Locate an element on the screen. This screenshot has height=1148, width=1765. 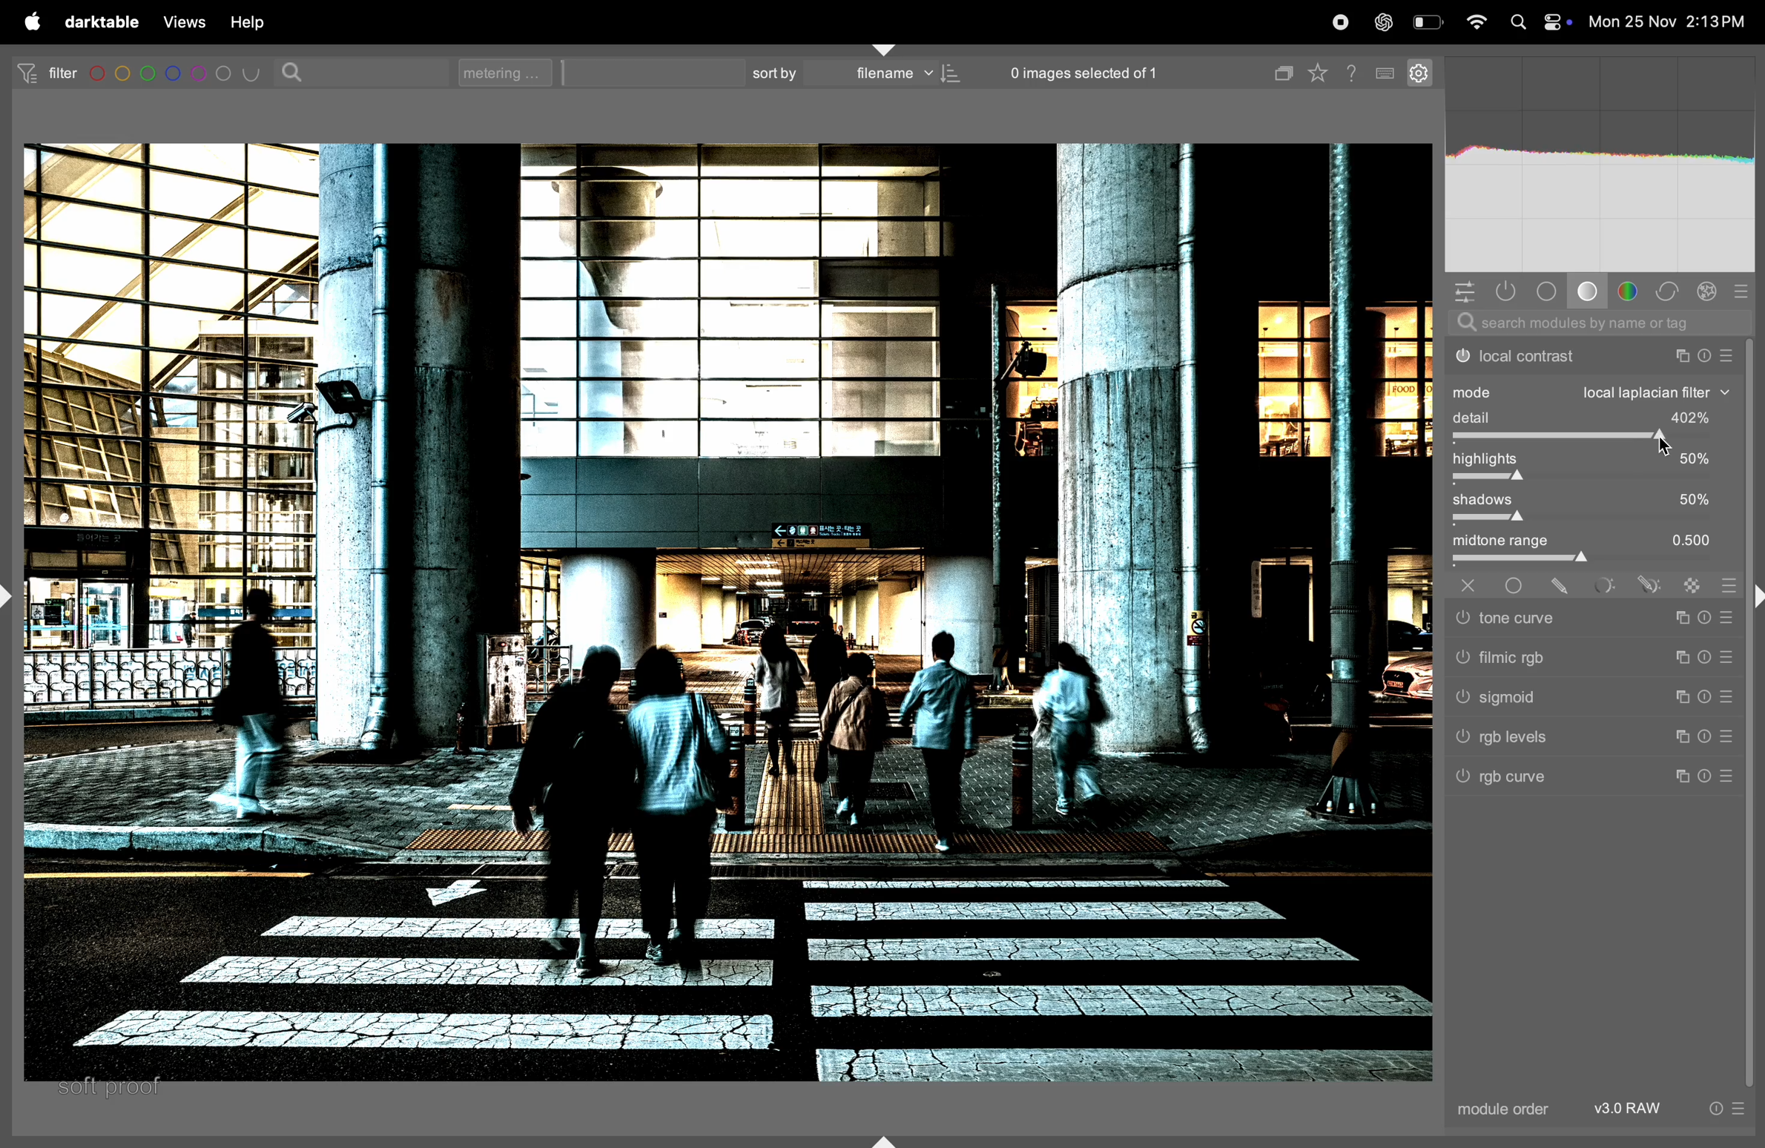
sigmoid switched off is located at coordinates (1459, 700).